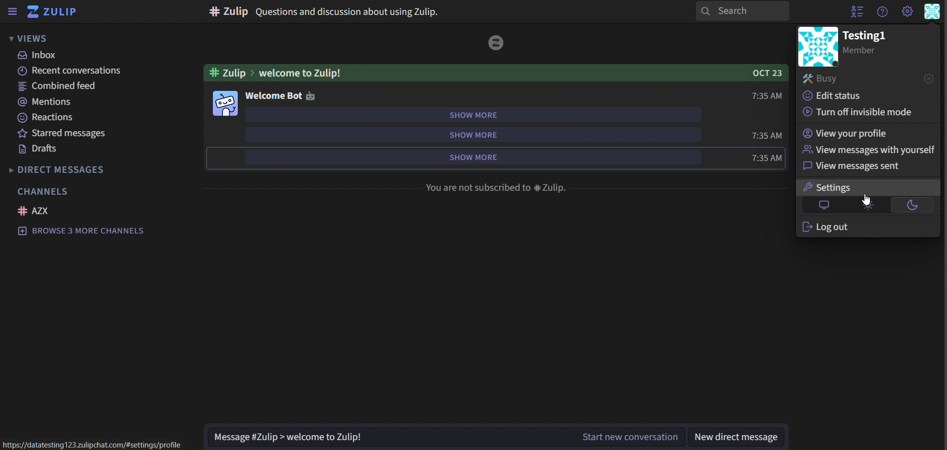 The height and width of the screenshot is (450, 947). I want to click on recent conversation, so click(74, 71).